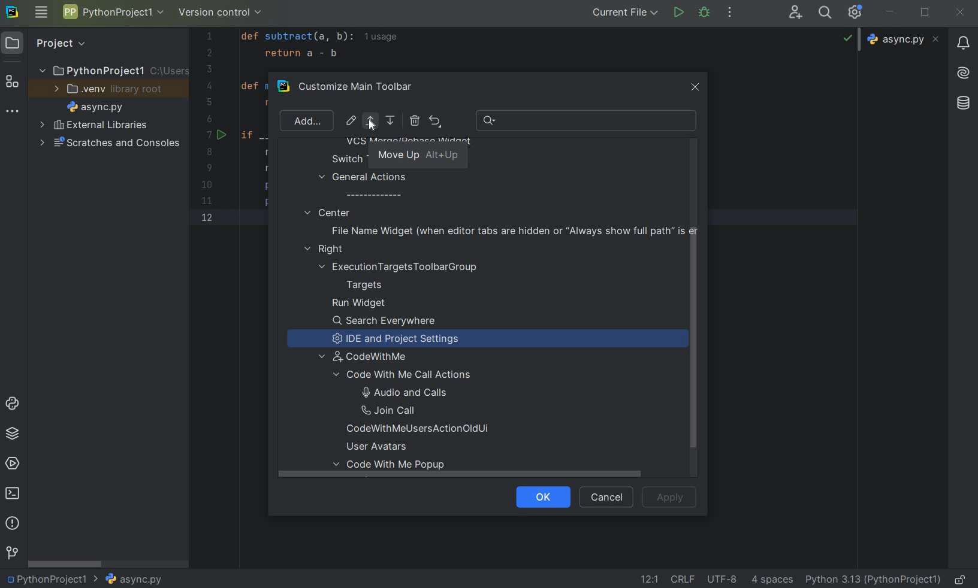  Describe the element at coordinates (680, 13) in the screenshot. I see `RUN` at that location.